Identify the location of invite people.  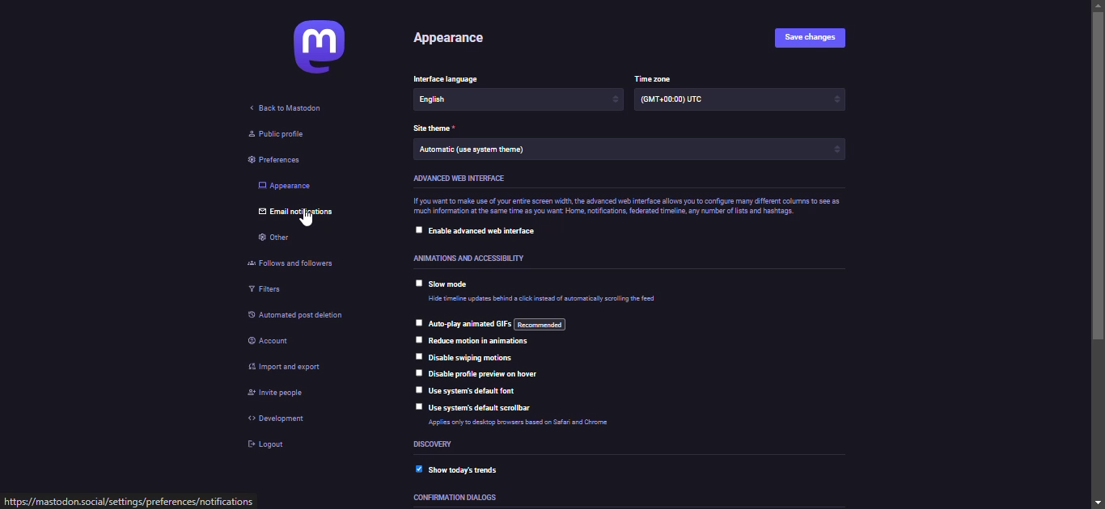
(282, 393).